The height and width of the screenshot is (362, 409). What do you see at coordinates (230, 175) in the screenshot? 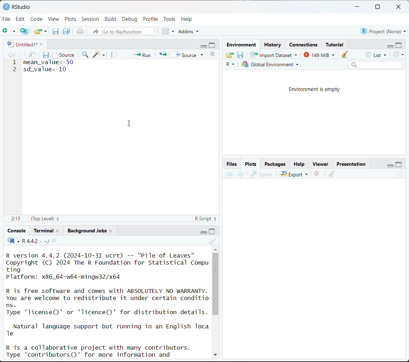
I see `previous plot` at bounding box center [230, 175].